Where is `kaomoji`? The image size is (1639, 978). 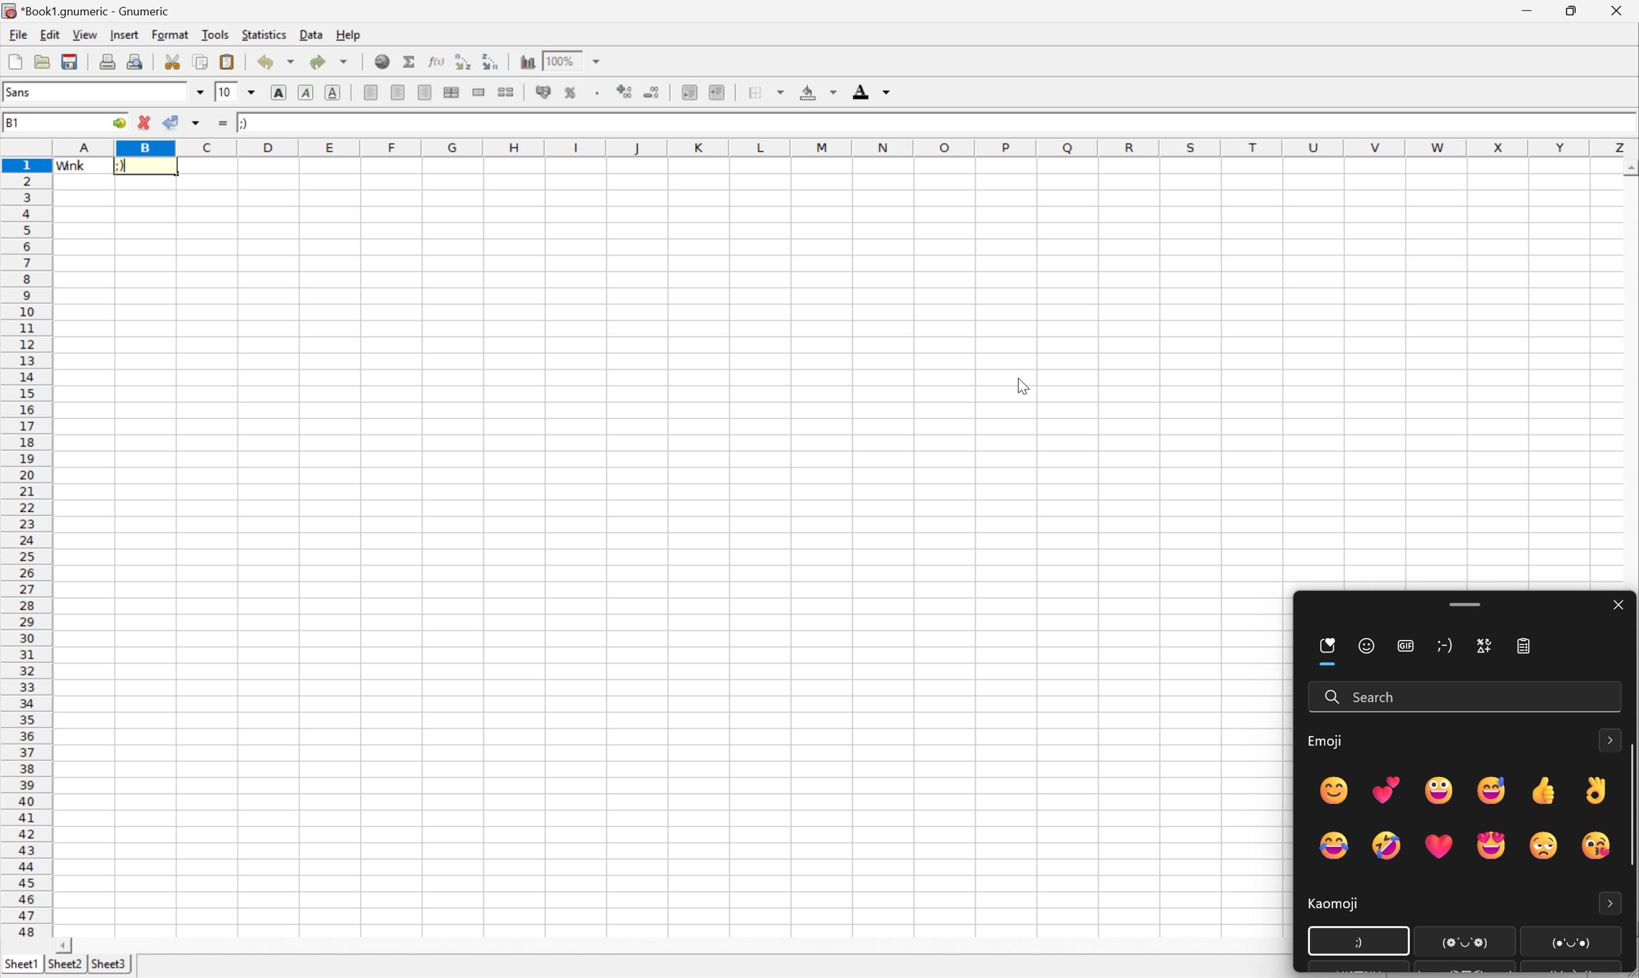
kaomoji is located at coordinates (1449, 650).